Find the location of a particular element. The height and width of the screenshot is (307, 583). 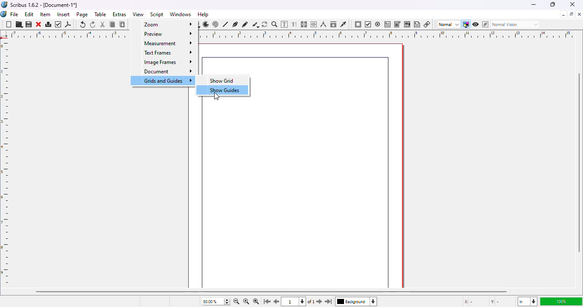

measurements is located at coordinates (324, 24).